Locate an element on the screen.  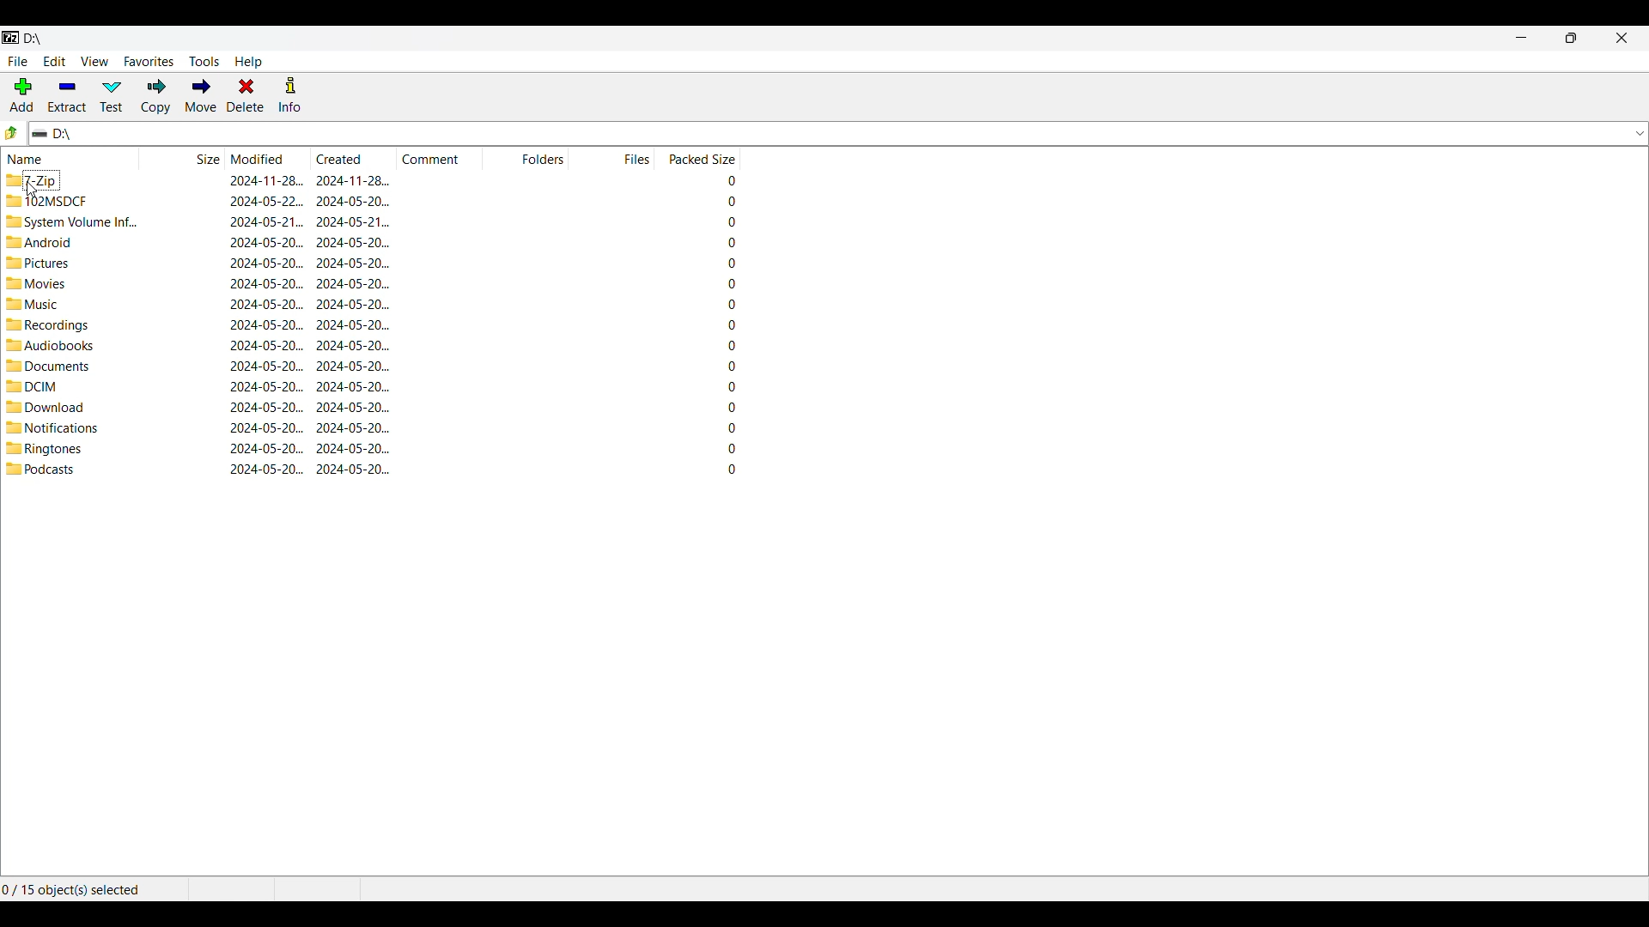
folder is located at coordinates (50, 344).